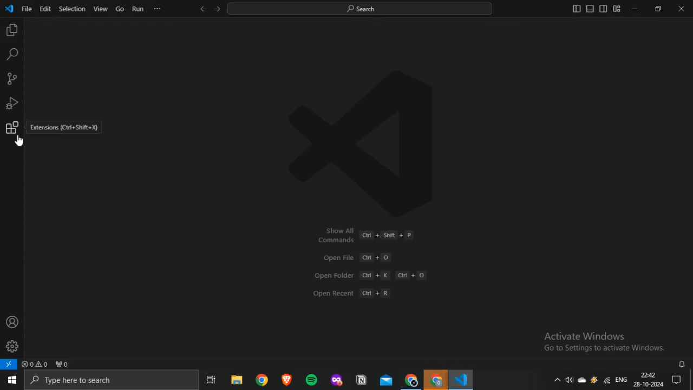  I want to click on Run, so click(138, 9).